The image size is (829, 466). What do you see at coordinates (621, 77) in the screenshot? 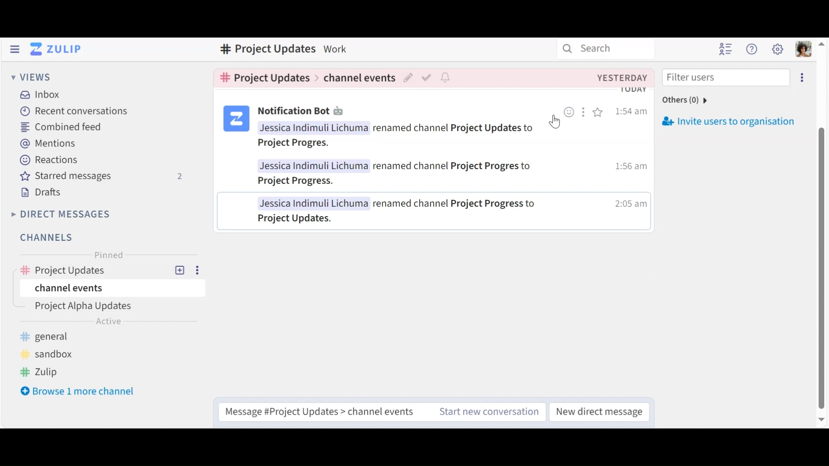
I see `YESTERDAY` at bounding box center [621, 77].